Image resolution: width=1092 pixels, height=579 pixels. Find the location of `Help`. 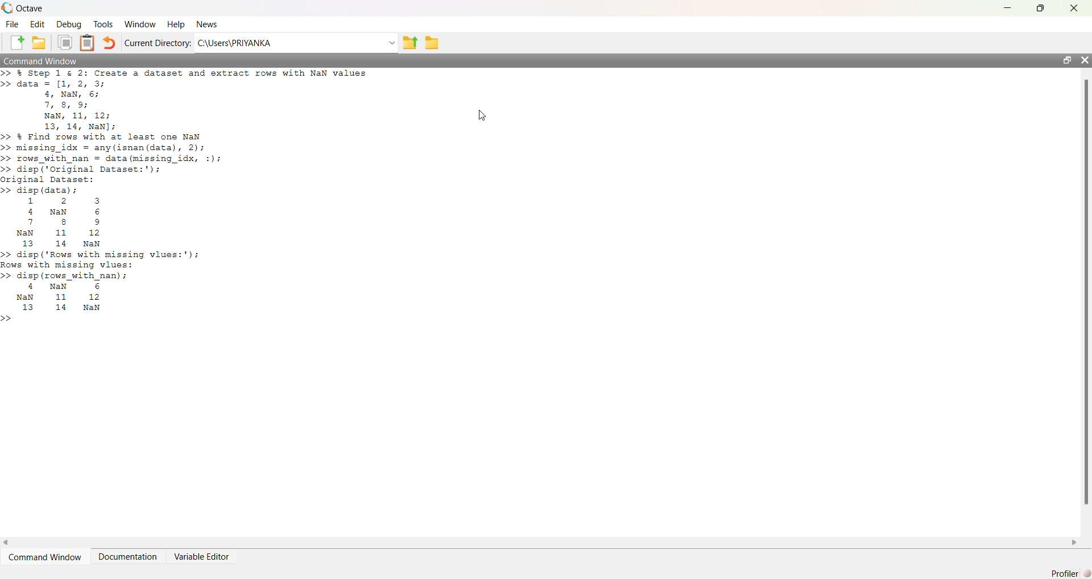

Help is located at coordinates (176, 25).